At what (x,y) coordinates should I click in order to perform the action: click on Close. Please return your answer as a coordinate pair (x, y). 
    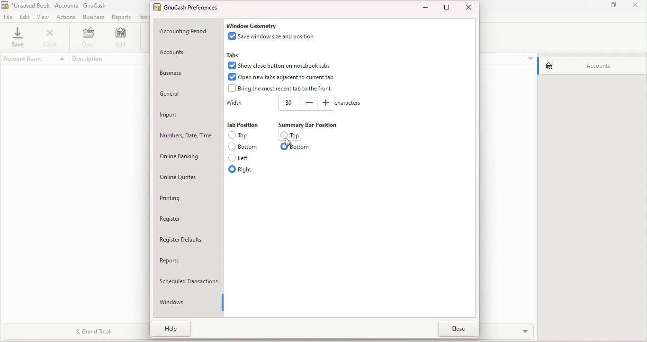
    Looking at the image, I should click on (459, 328).